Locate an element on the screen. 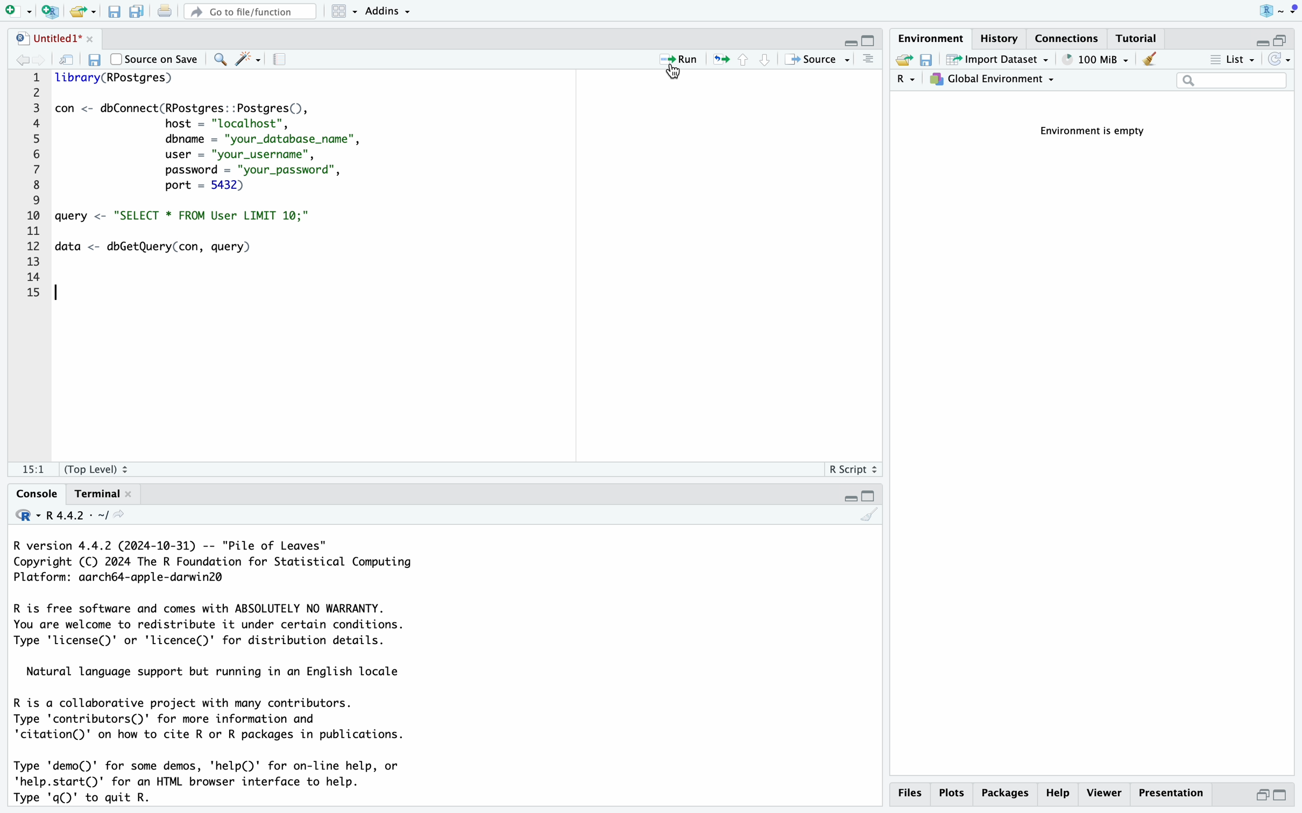 The image size is (1302, 813). create a project is located at coordinates (48, 10).